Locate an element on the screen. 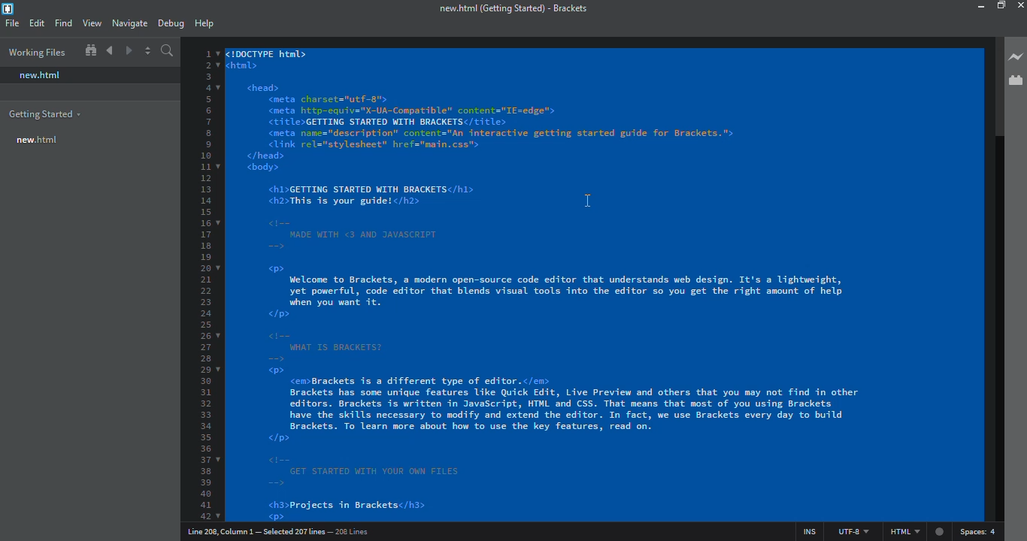  html is located at coordinates (921, 533).